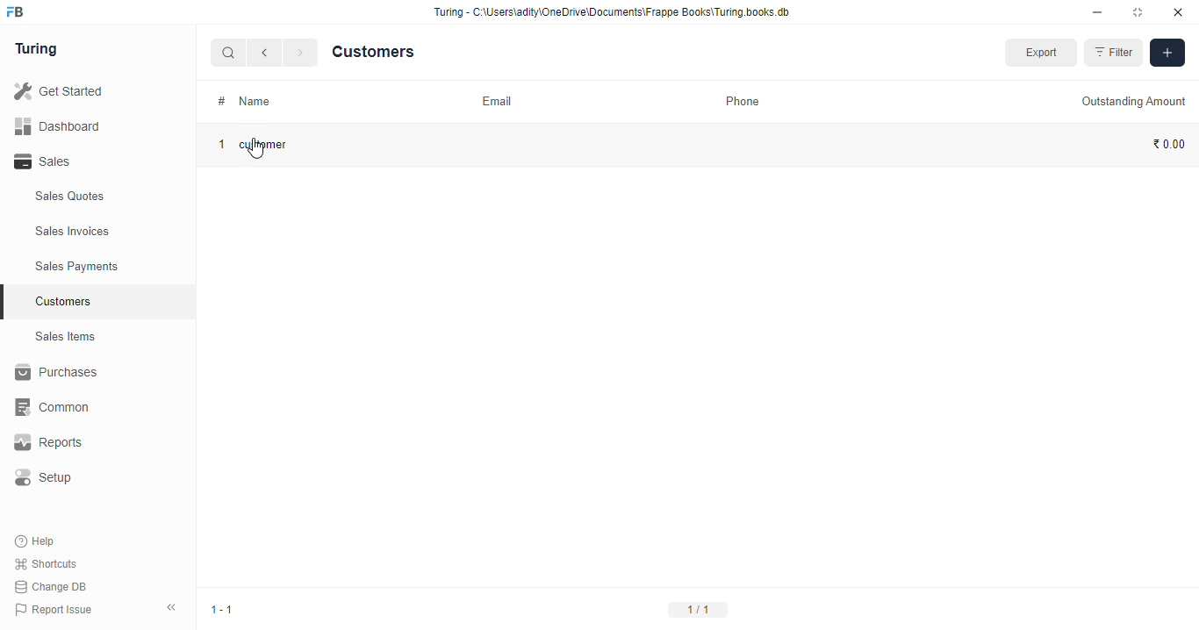 Image resolution: width=1199 pixels, height=630 pixels. Describe the element at coordinates (493, 99) in the screenshot. I see `Email` at that location.